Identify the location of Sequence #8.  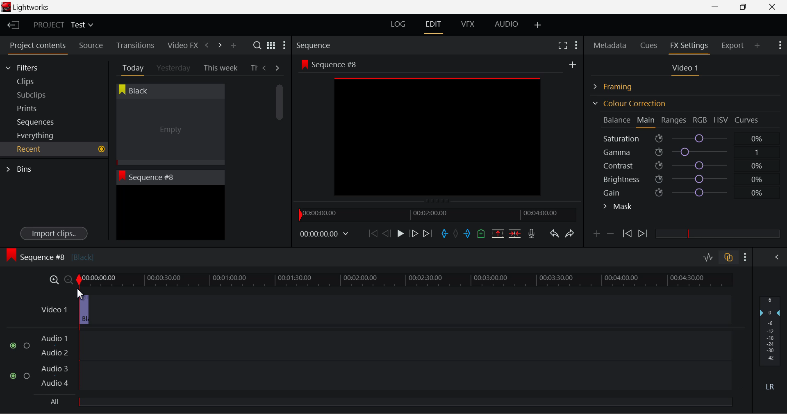
(50, 255).